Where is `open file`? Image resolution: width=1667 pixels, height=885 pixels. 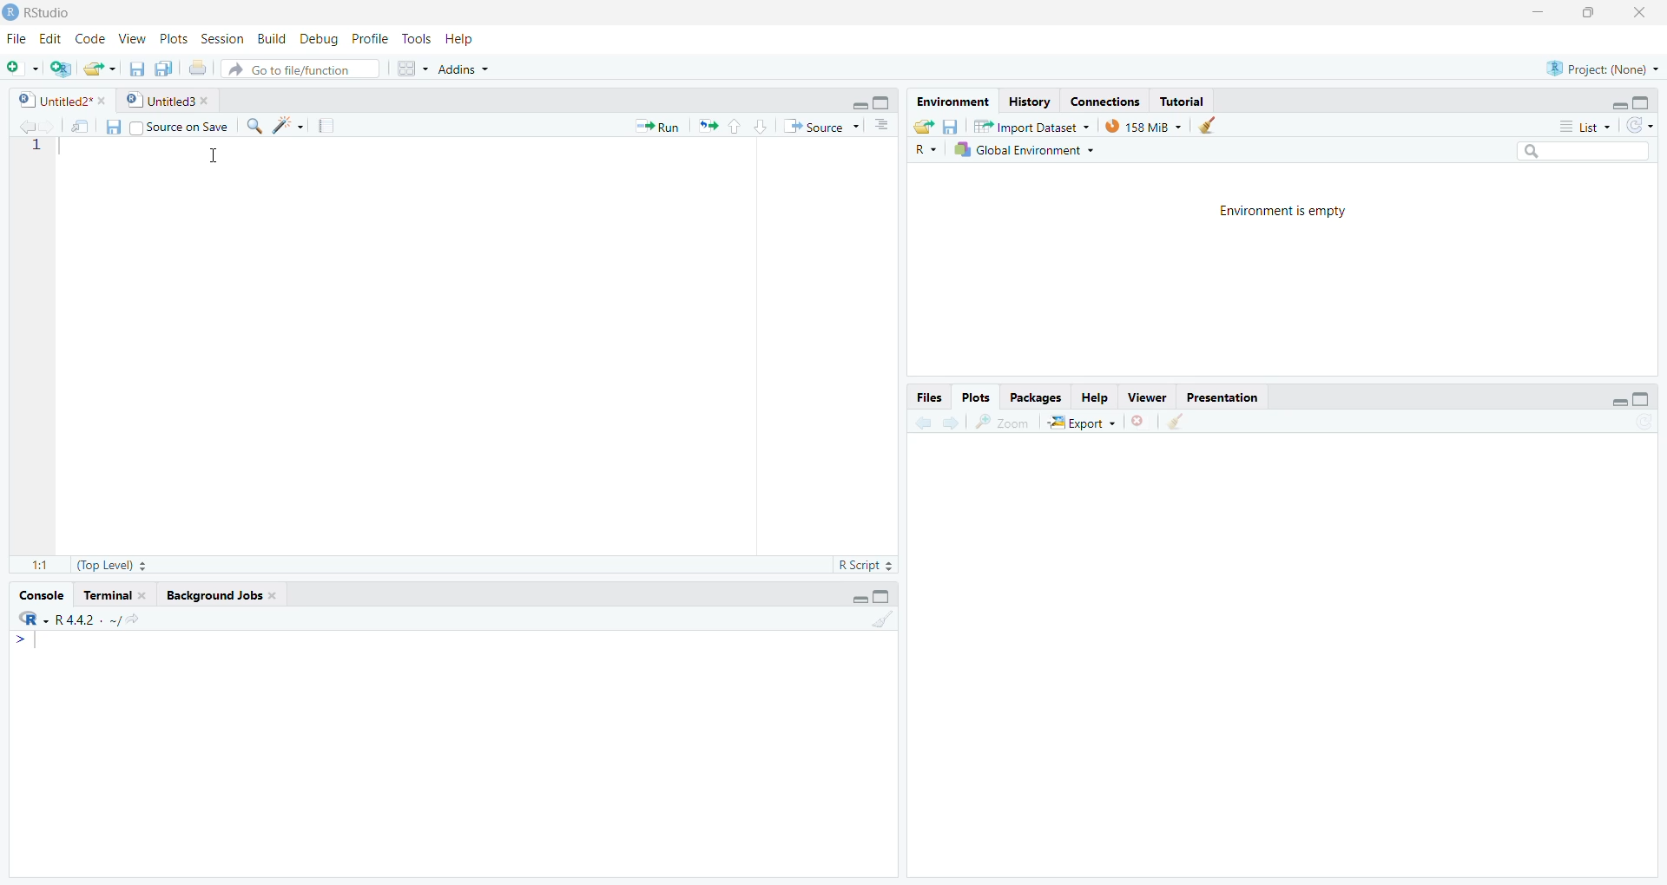
open file is located at coordinates (96, 67).